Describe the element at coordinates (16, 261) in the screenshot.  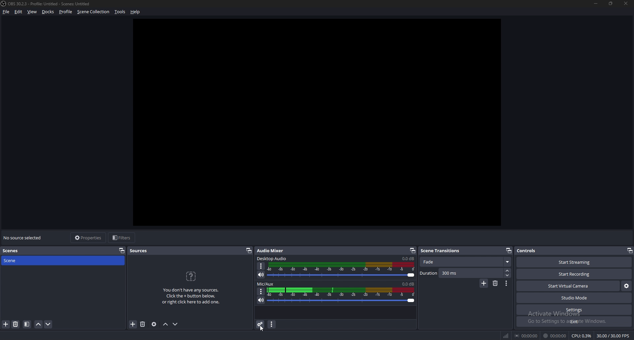
I see `scene` at that location.